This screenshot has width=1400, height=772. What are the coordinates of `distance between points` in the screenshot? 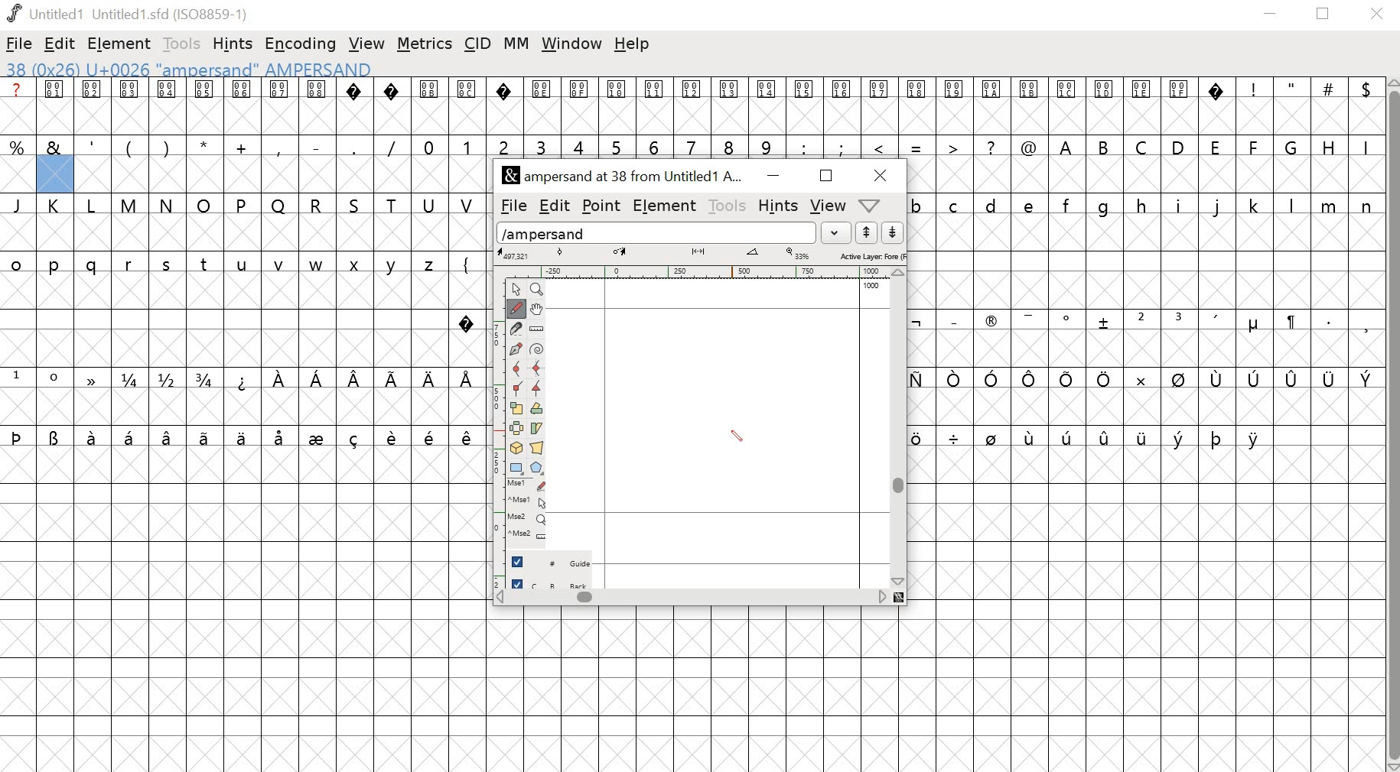 It's located at (699, 253).